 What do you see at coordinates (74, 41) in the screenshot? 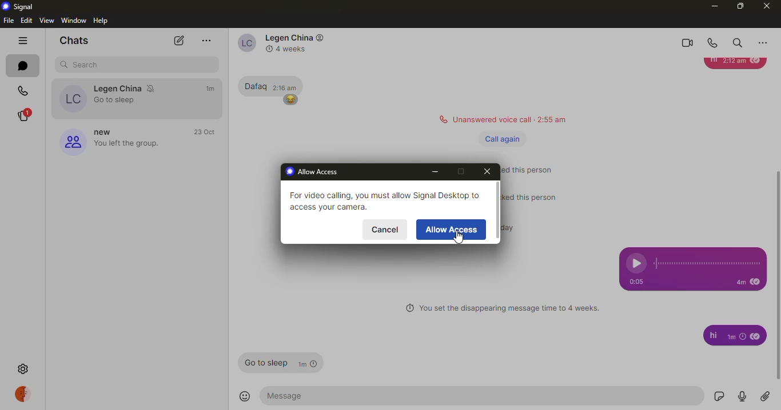
I see `chats` at bounding box center [74, 41].